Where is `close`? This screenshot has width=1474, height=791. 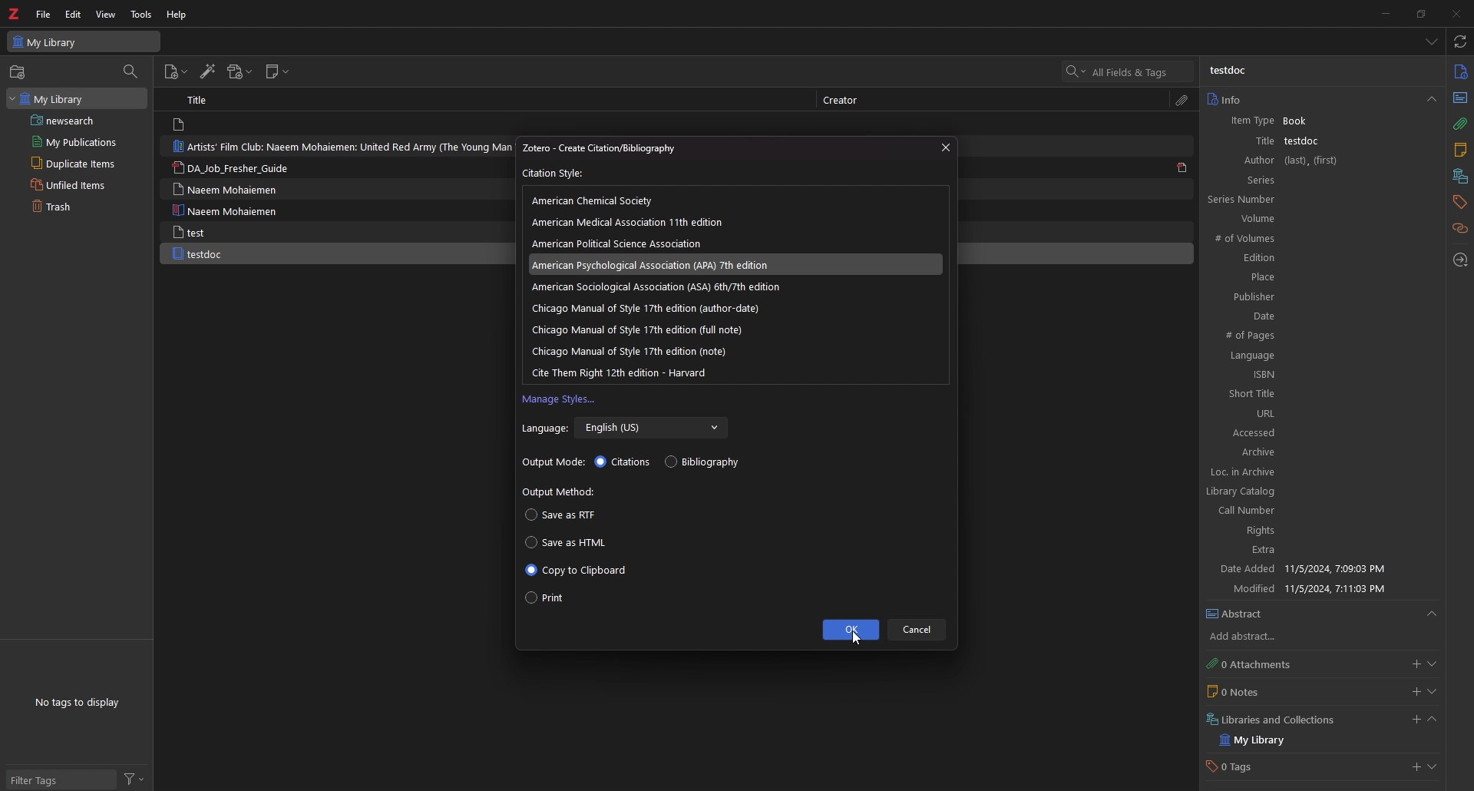 close is located at coordinates (944, 147).